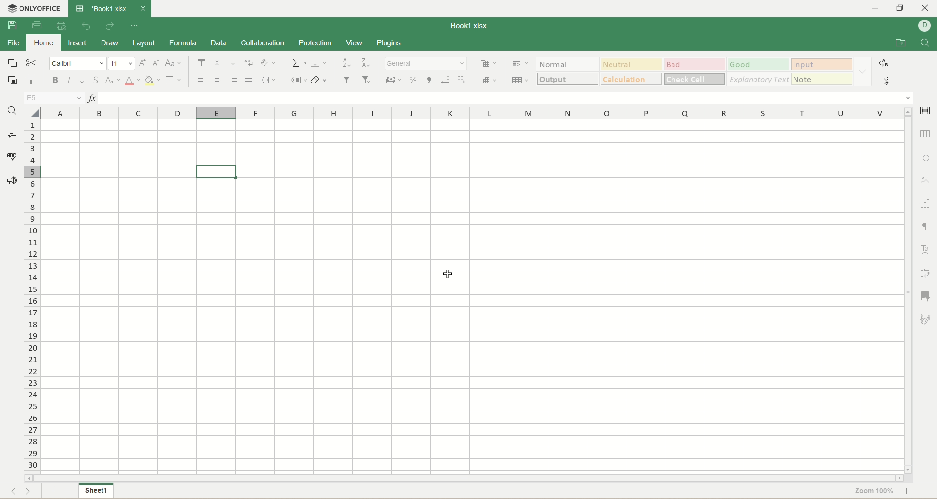  What do you see at coordinates (235, 80) in the screenshot?
I see `align right` at bounding box center [235, 80].